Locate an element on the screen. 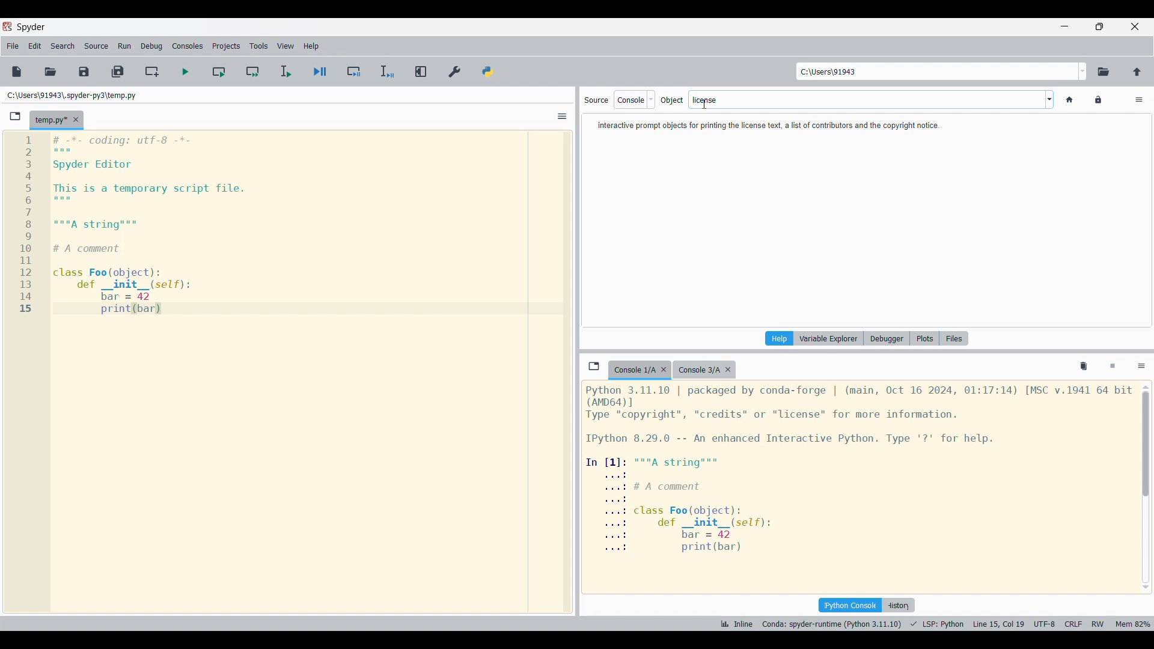 This screenshot has width=1154, height=649. Create new cell at current line is located at coordinates (151, 72).